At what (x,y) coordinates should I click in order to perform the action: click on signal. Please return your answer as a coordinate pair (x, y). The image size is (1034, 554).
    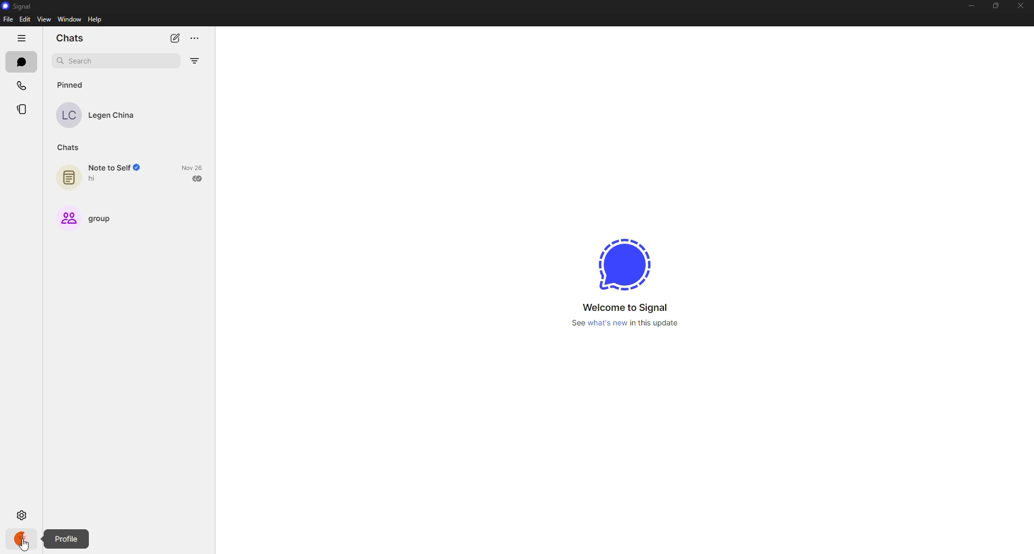
    Looking at the image, I should click on (20, 5).